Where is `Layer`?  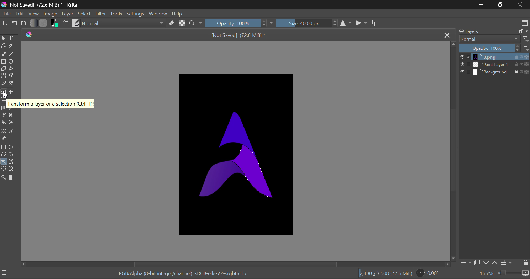
Layer is located at coordinates (68, 14).